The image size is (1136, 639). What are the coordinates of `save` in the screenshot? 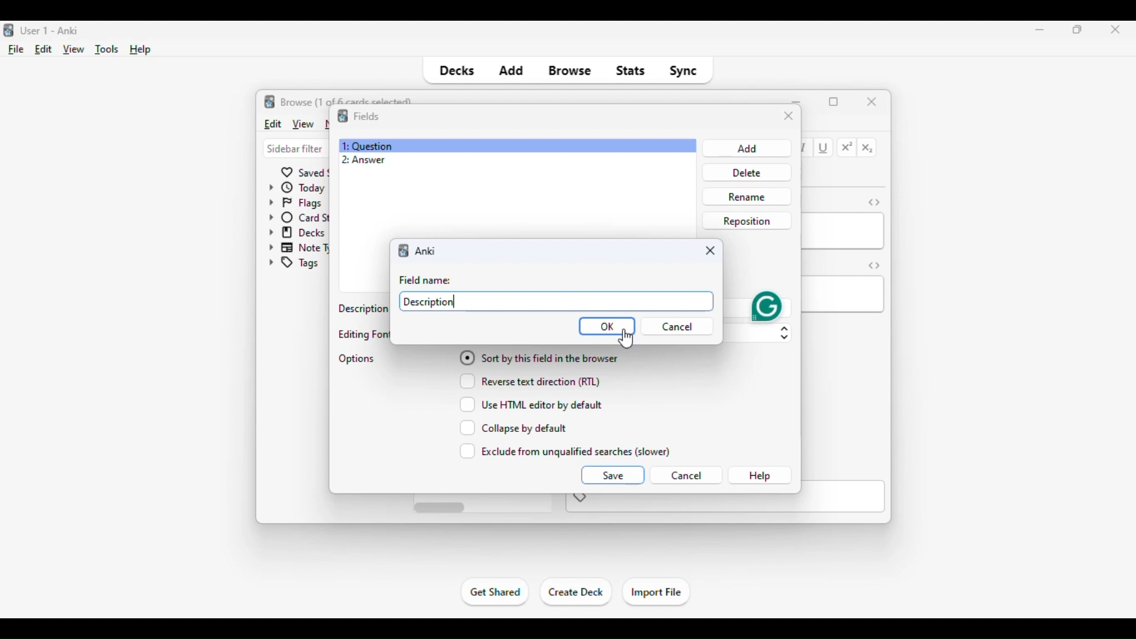 It's located at (612, 475).